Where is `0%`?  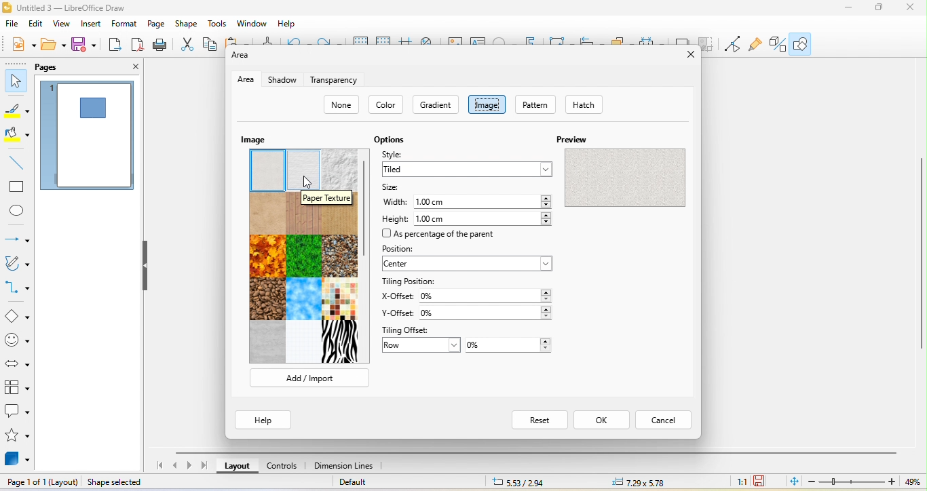 0% is located at coordinates (485, 313).